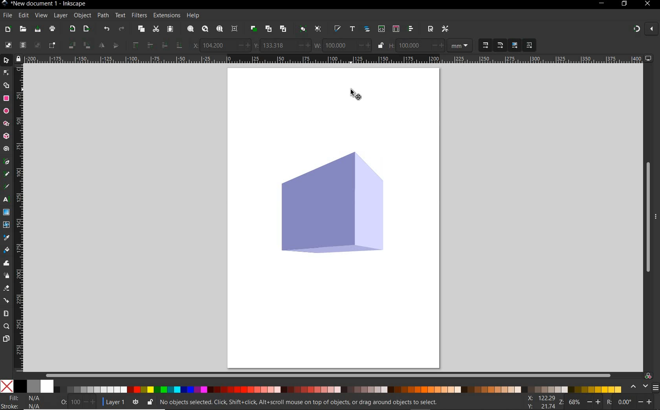 The image size is (660, 410). Describe the element at coordinates (645, 402) in the screenshot. I see `increase/decrease` at that location.